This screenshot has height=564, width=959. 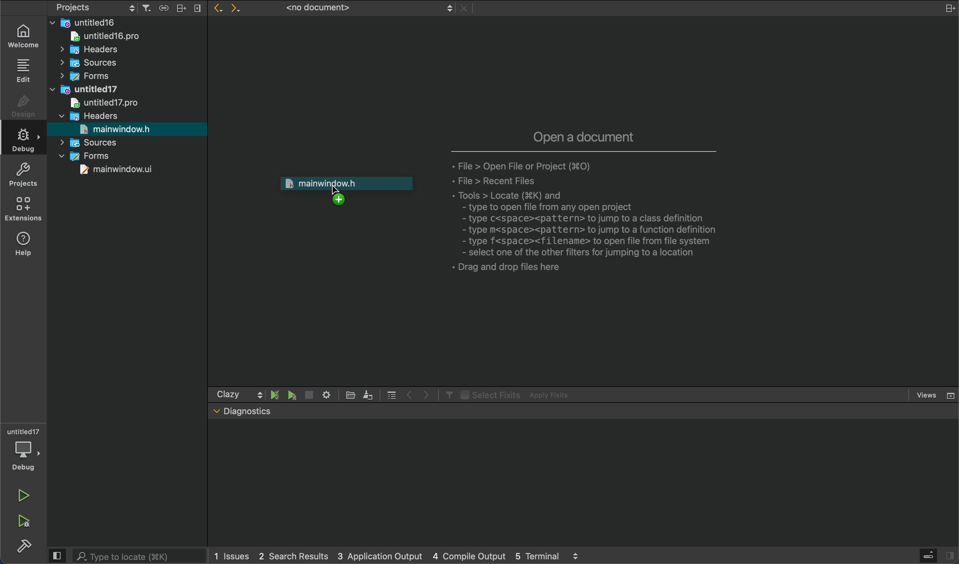 What do you see at coordinates (378, 554) in the screenshot?
I see `3 Application Output` at bounding box center [378, 554].